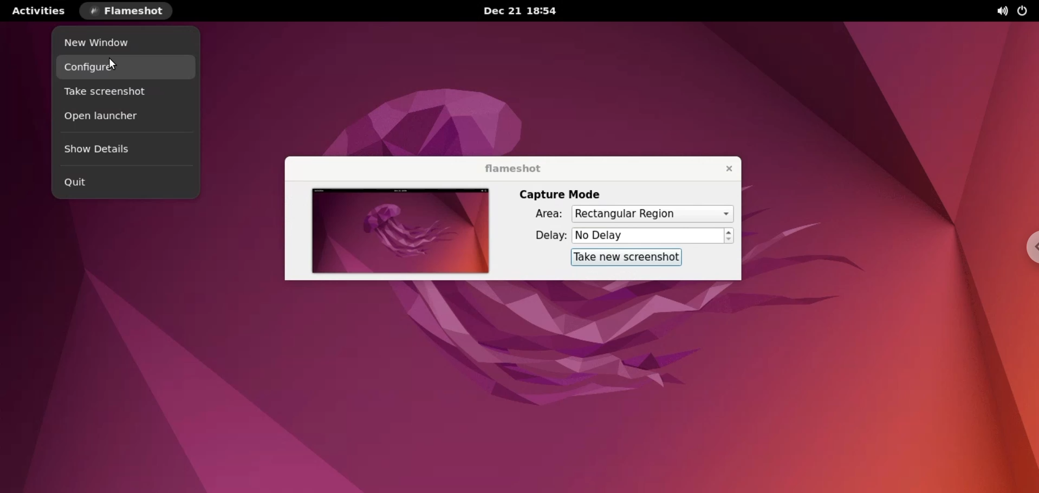 This screenshot has width=1039, height=493. What do you see at coordinates (123, 69) in the screenshot?
I see `configure` at bounding box center [123, 69].